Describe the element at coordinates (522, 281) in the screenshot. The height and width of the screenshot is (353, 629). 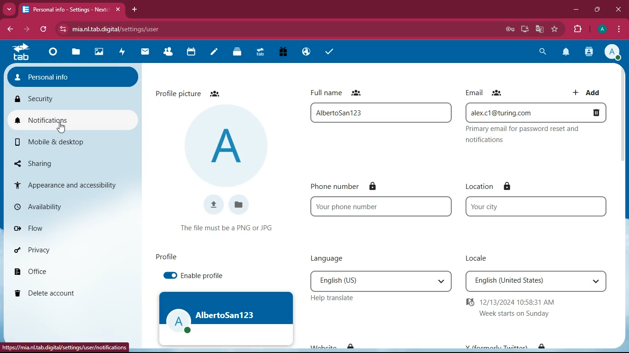
I see `English (United States)` at that location.